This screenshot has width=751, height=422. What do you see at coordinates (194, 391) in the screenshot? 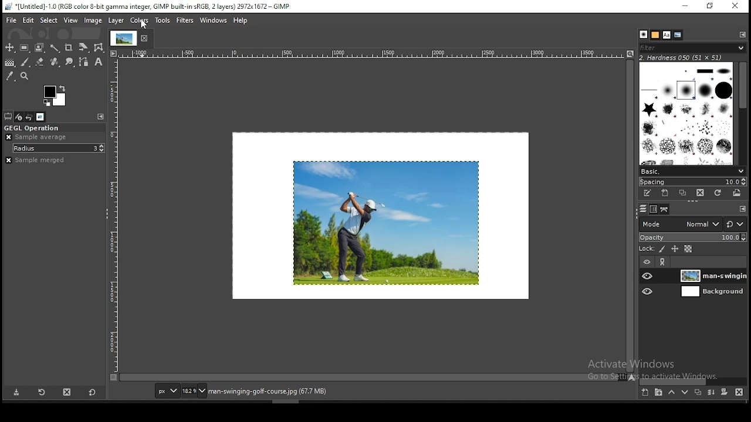
I see `zoom status` at bounding box center [194, 391].